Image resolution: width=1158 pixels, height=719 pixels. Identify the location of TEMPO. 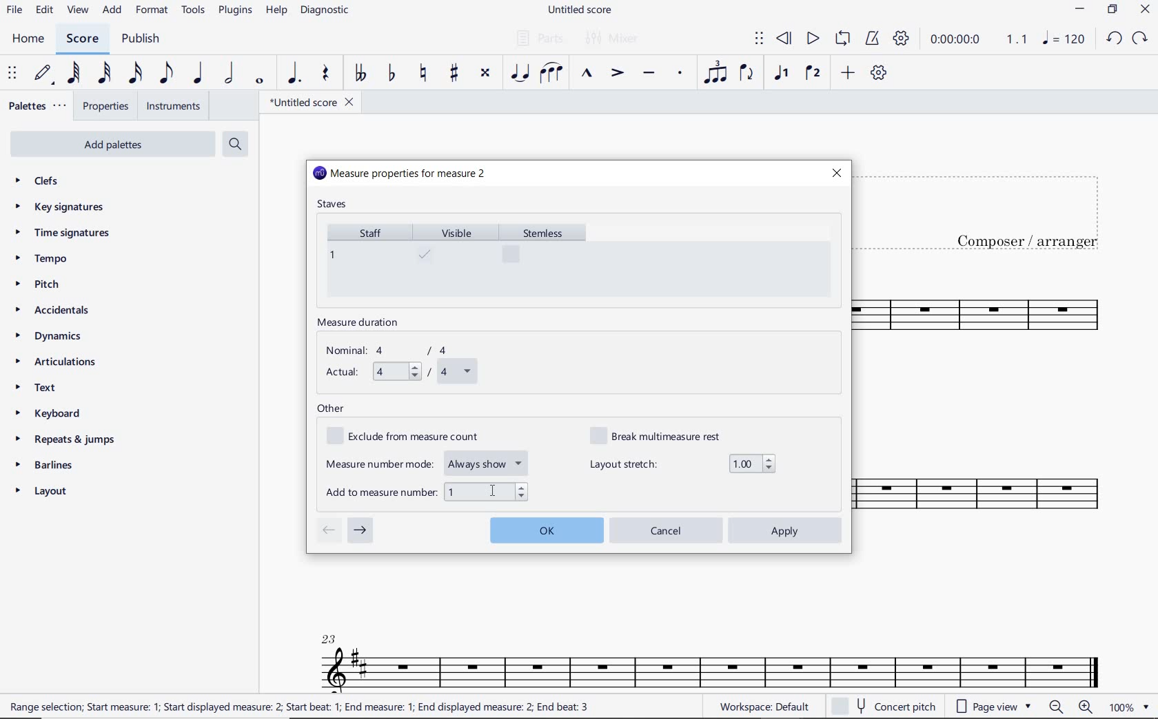
(41, 260).